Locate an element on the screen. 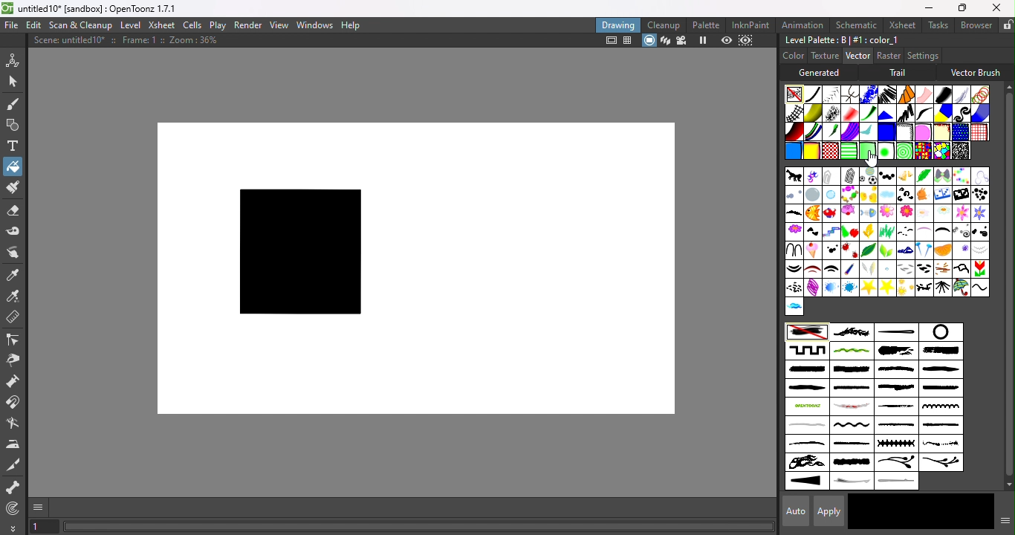 Image resolution: width=1015 pixels, height=535 pixels. Scan & Cleanup is located at coordinates (81, 25).